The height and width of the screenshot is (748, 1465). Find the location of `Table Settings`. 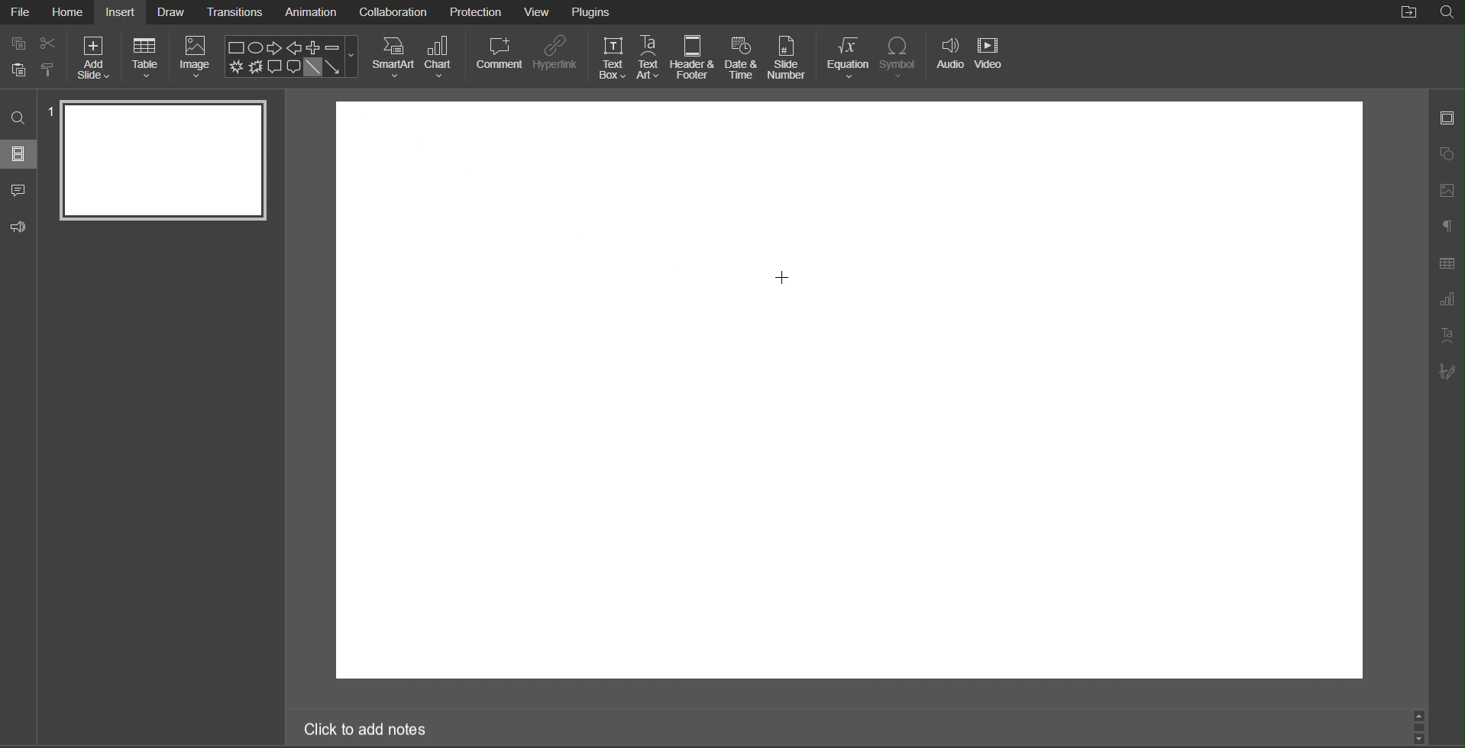

Table Settings is located at coordinates (1447, 263).